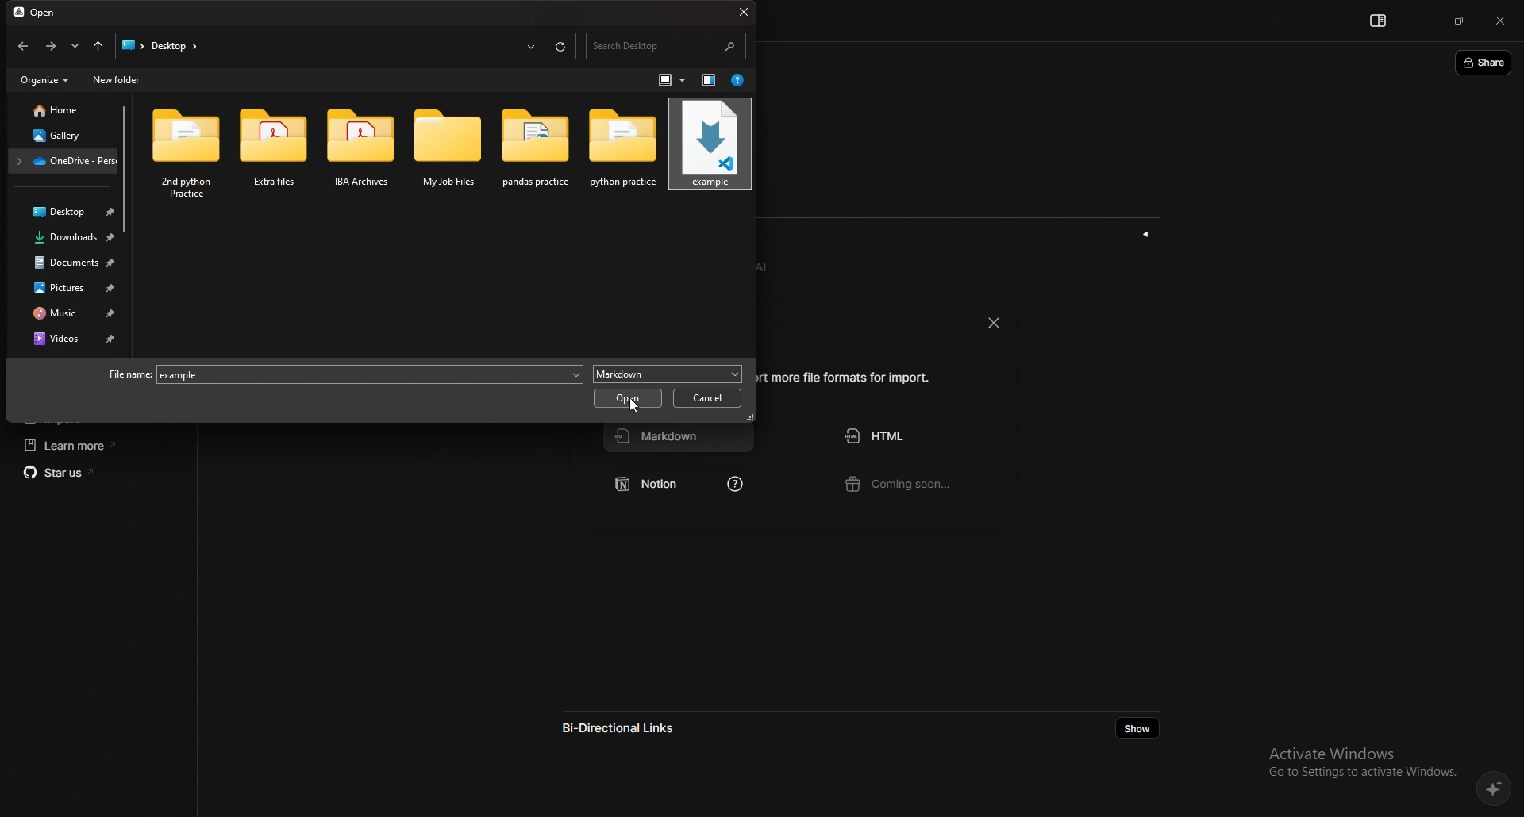  What do you see at coordinates (44, 13) in the screenshot?
I see `open` at bounding box center [44, 13].